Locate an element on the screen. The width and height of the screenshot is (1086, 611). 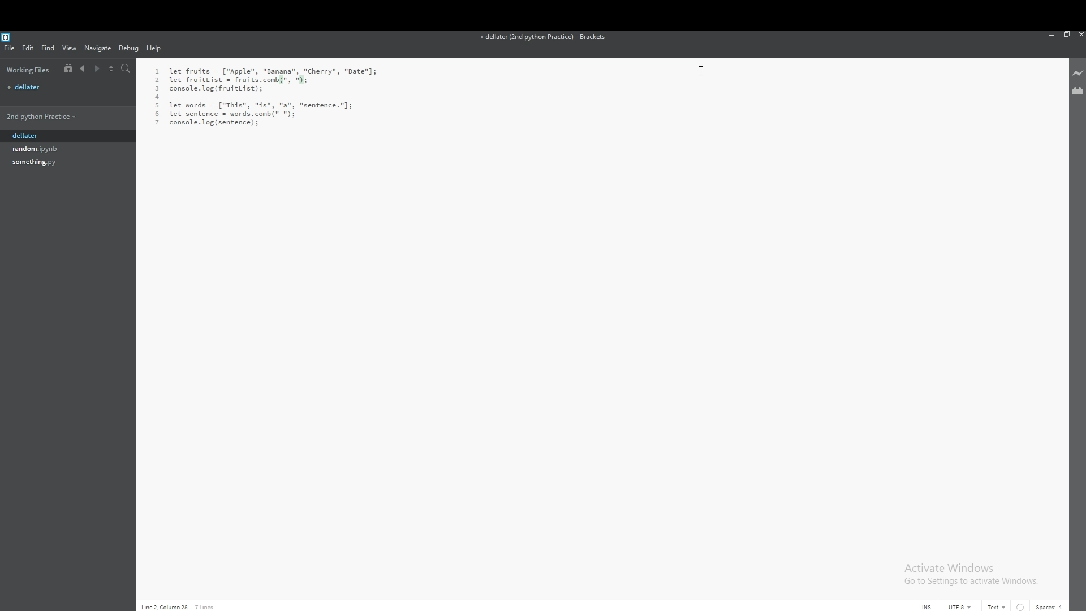
file is located at coordinates (10, 48).